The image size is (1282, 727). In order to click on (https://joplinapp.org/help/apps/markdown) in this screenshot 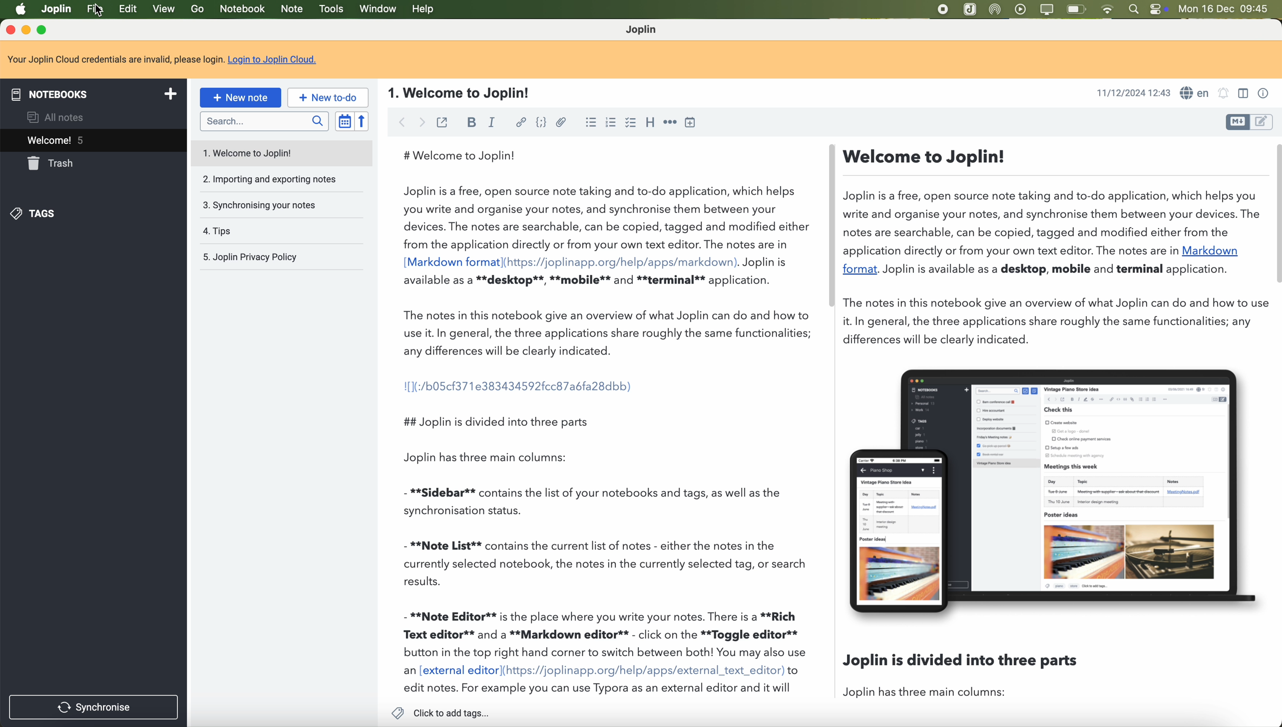, I will do `click(622, 262)`.